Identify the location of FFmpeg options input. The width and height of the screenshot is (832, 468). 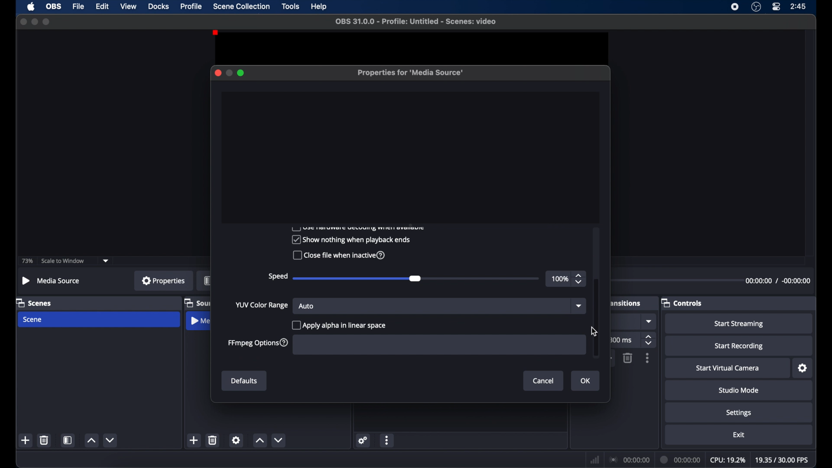
(436, 345).